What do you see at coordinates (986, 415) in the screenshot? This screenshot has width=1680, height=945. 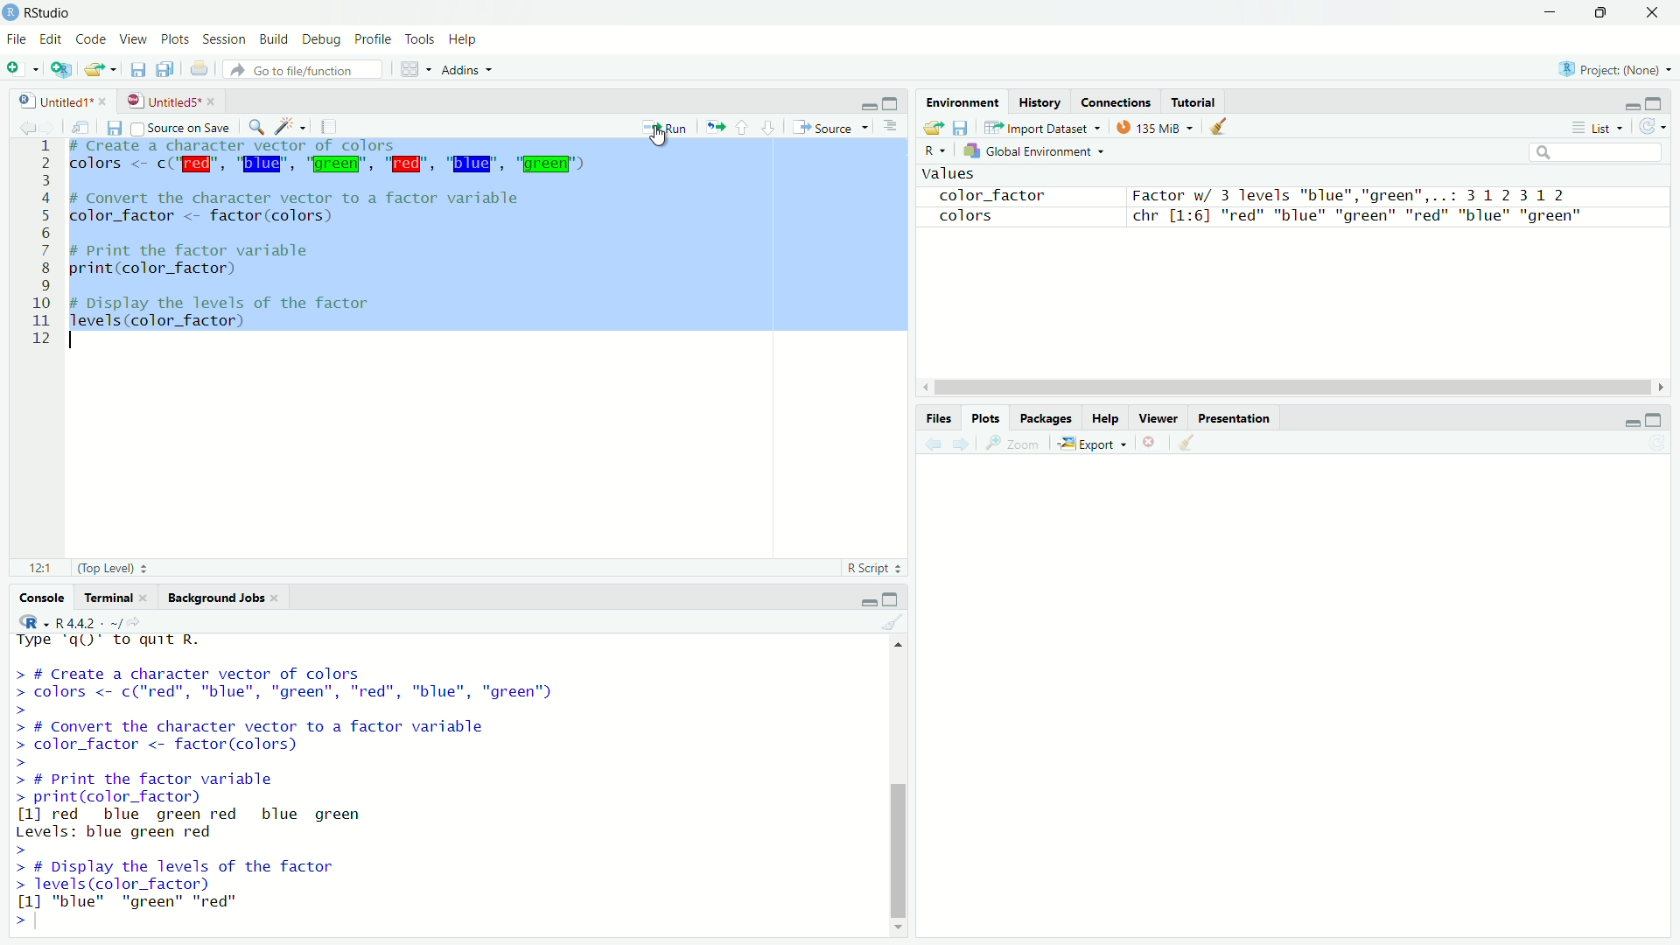 I see `Plots` at bounding box center [986, 415].